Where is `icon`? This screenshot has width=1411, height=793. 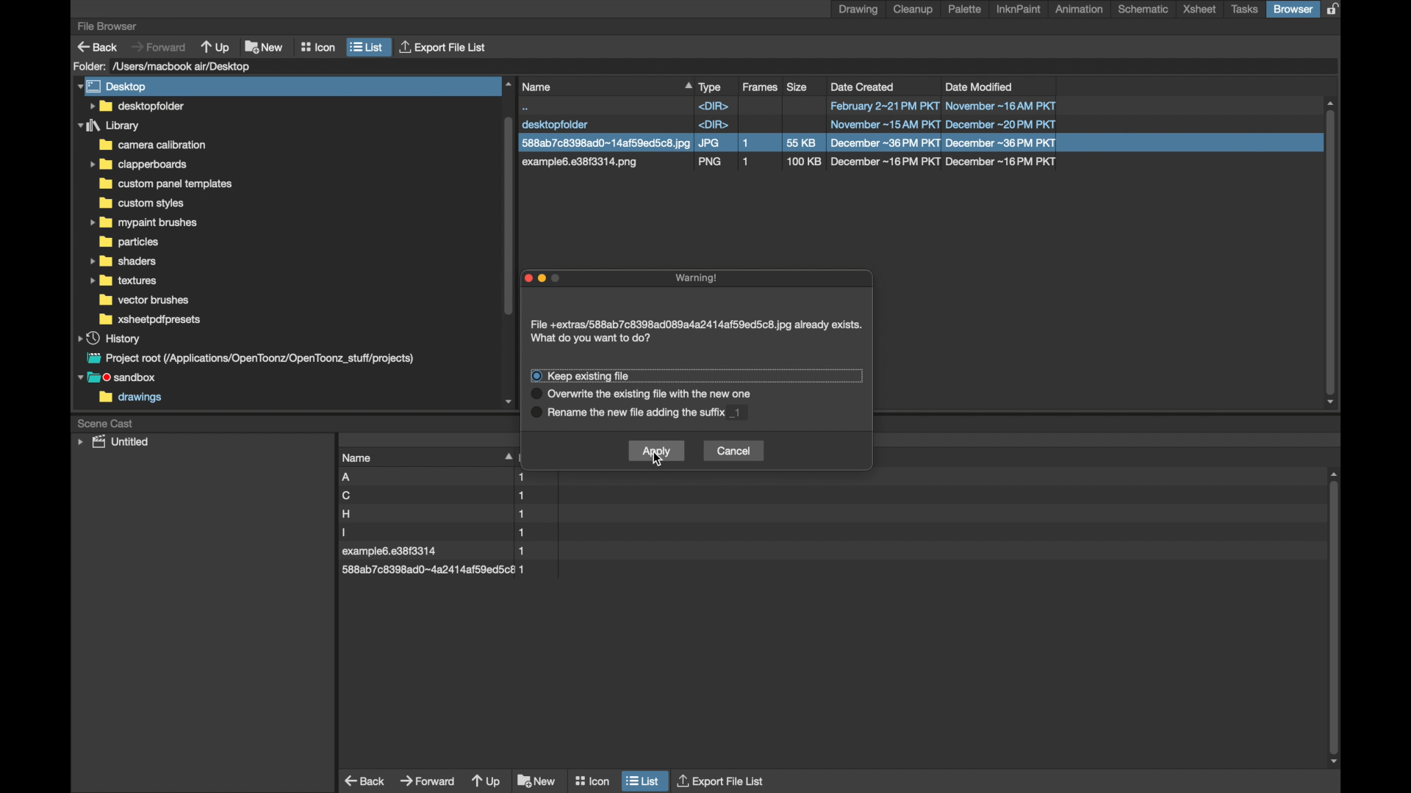 icon is located at coordinates (318, 47).